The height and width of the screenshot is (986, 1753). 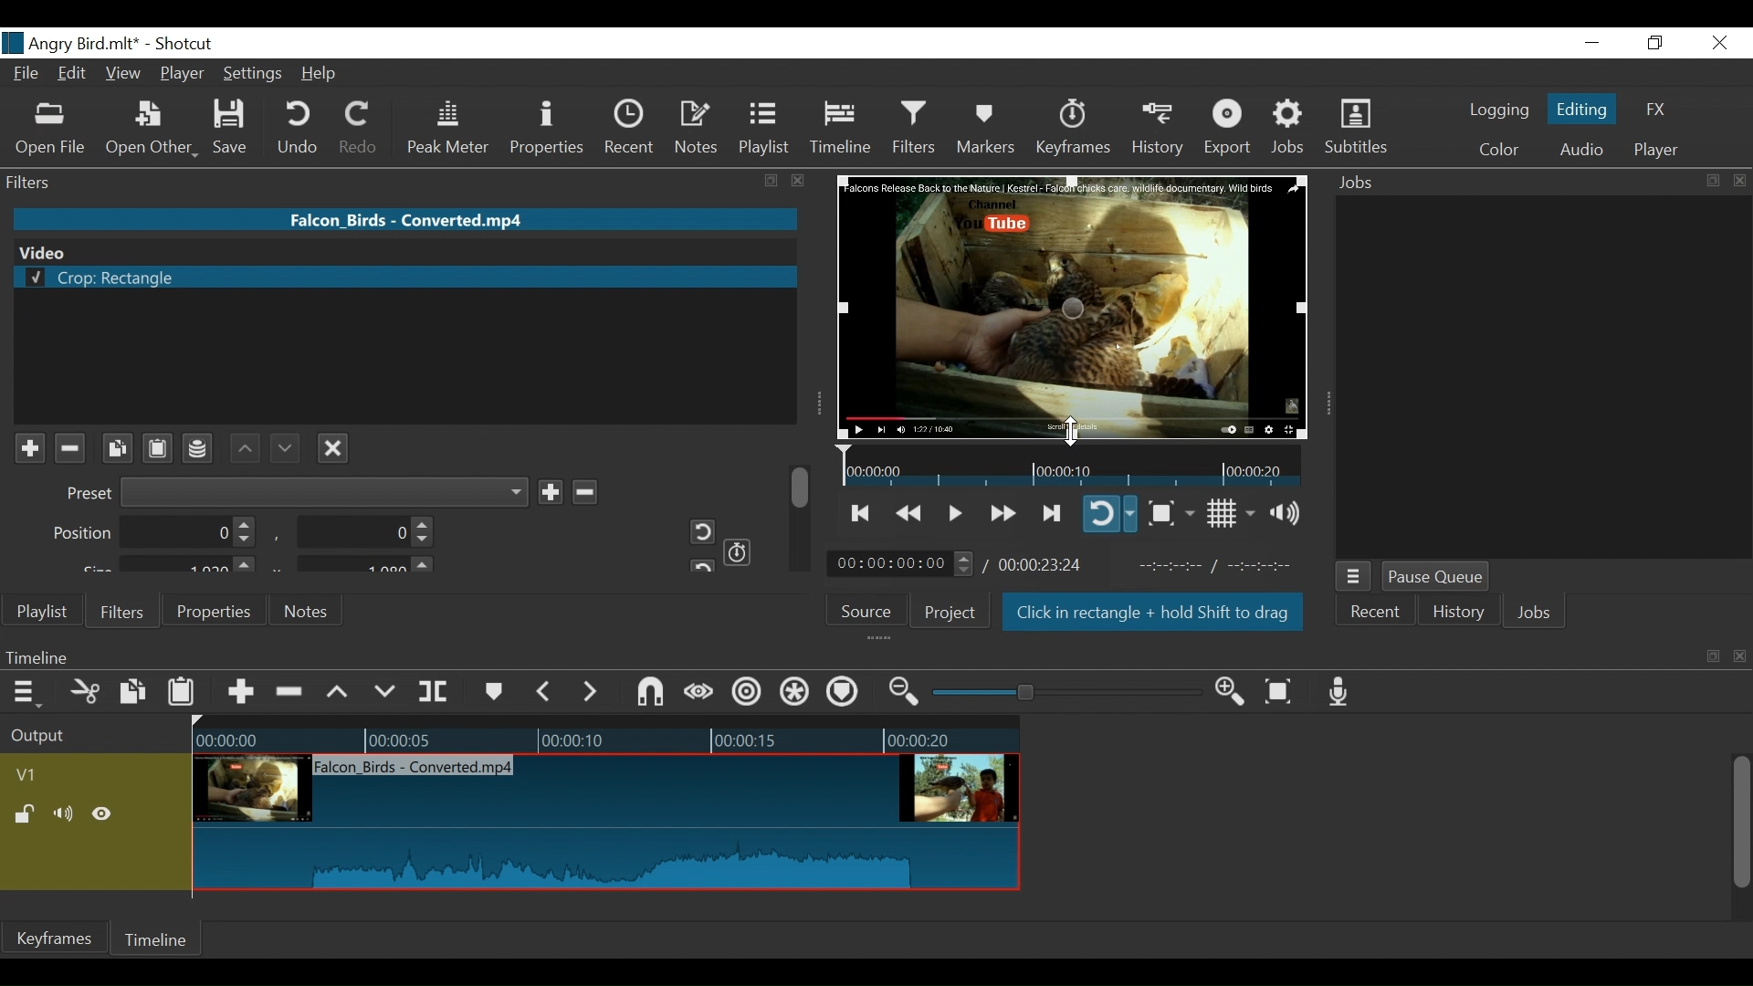 What do you see at coordinates (1071, 431) in the screenshot?
I see `cursor` at bounding box center [1071, 431].